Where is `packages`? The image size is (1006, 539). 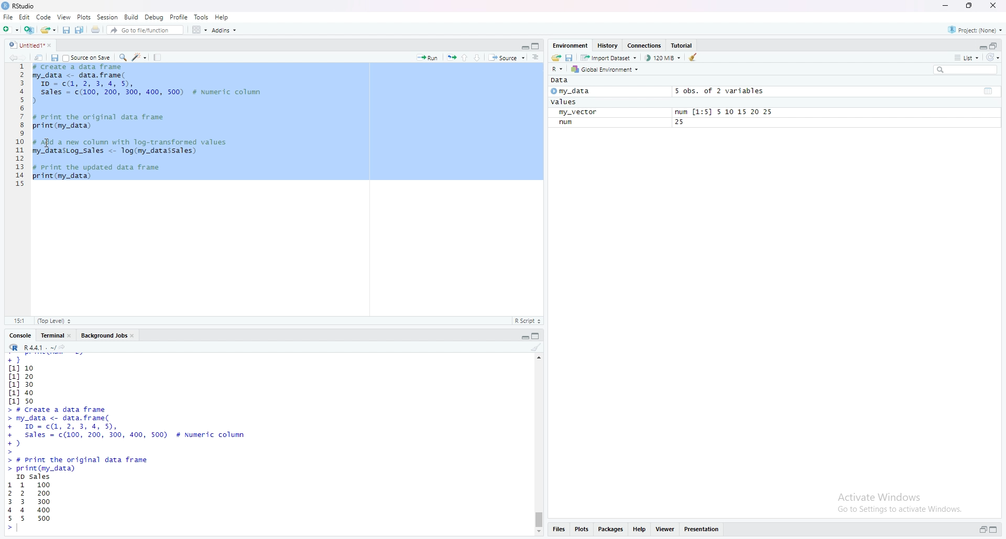
packages is located at coordinates (609, 531).